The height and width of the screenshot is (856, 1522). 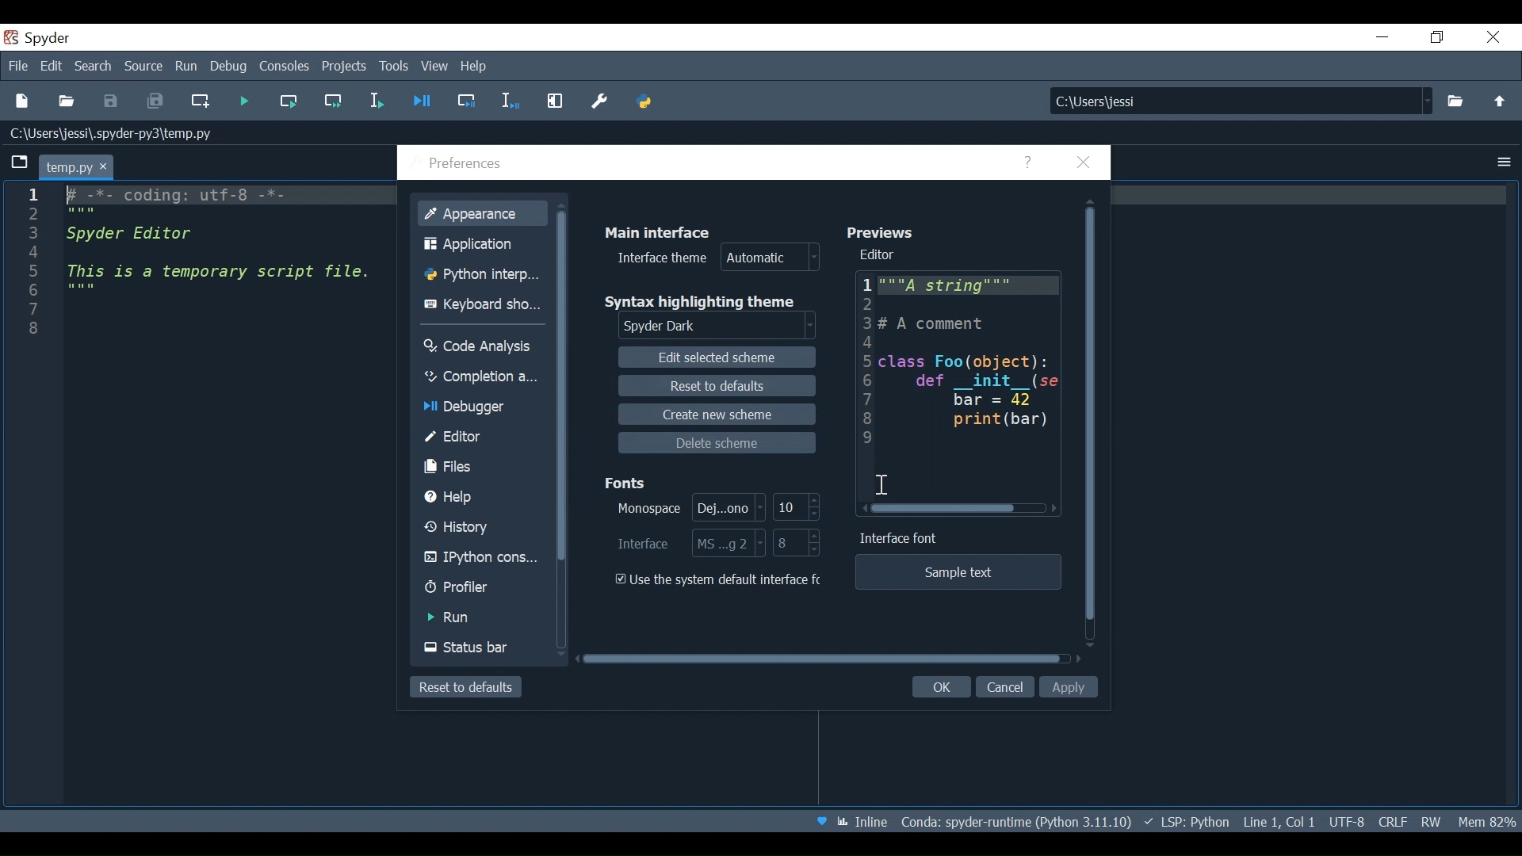 I want to click on Scroll left, so click(x=1055, y=510).